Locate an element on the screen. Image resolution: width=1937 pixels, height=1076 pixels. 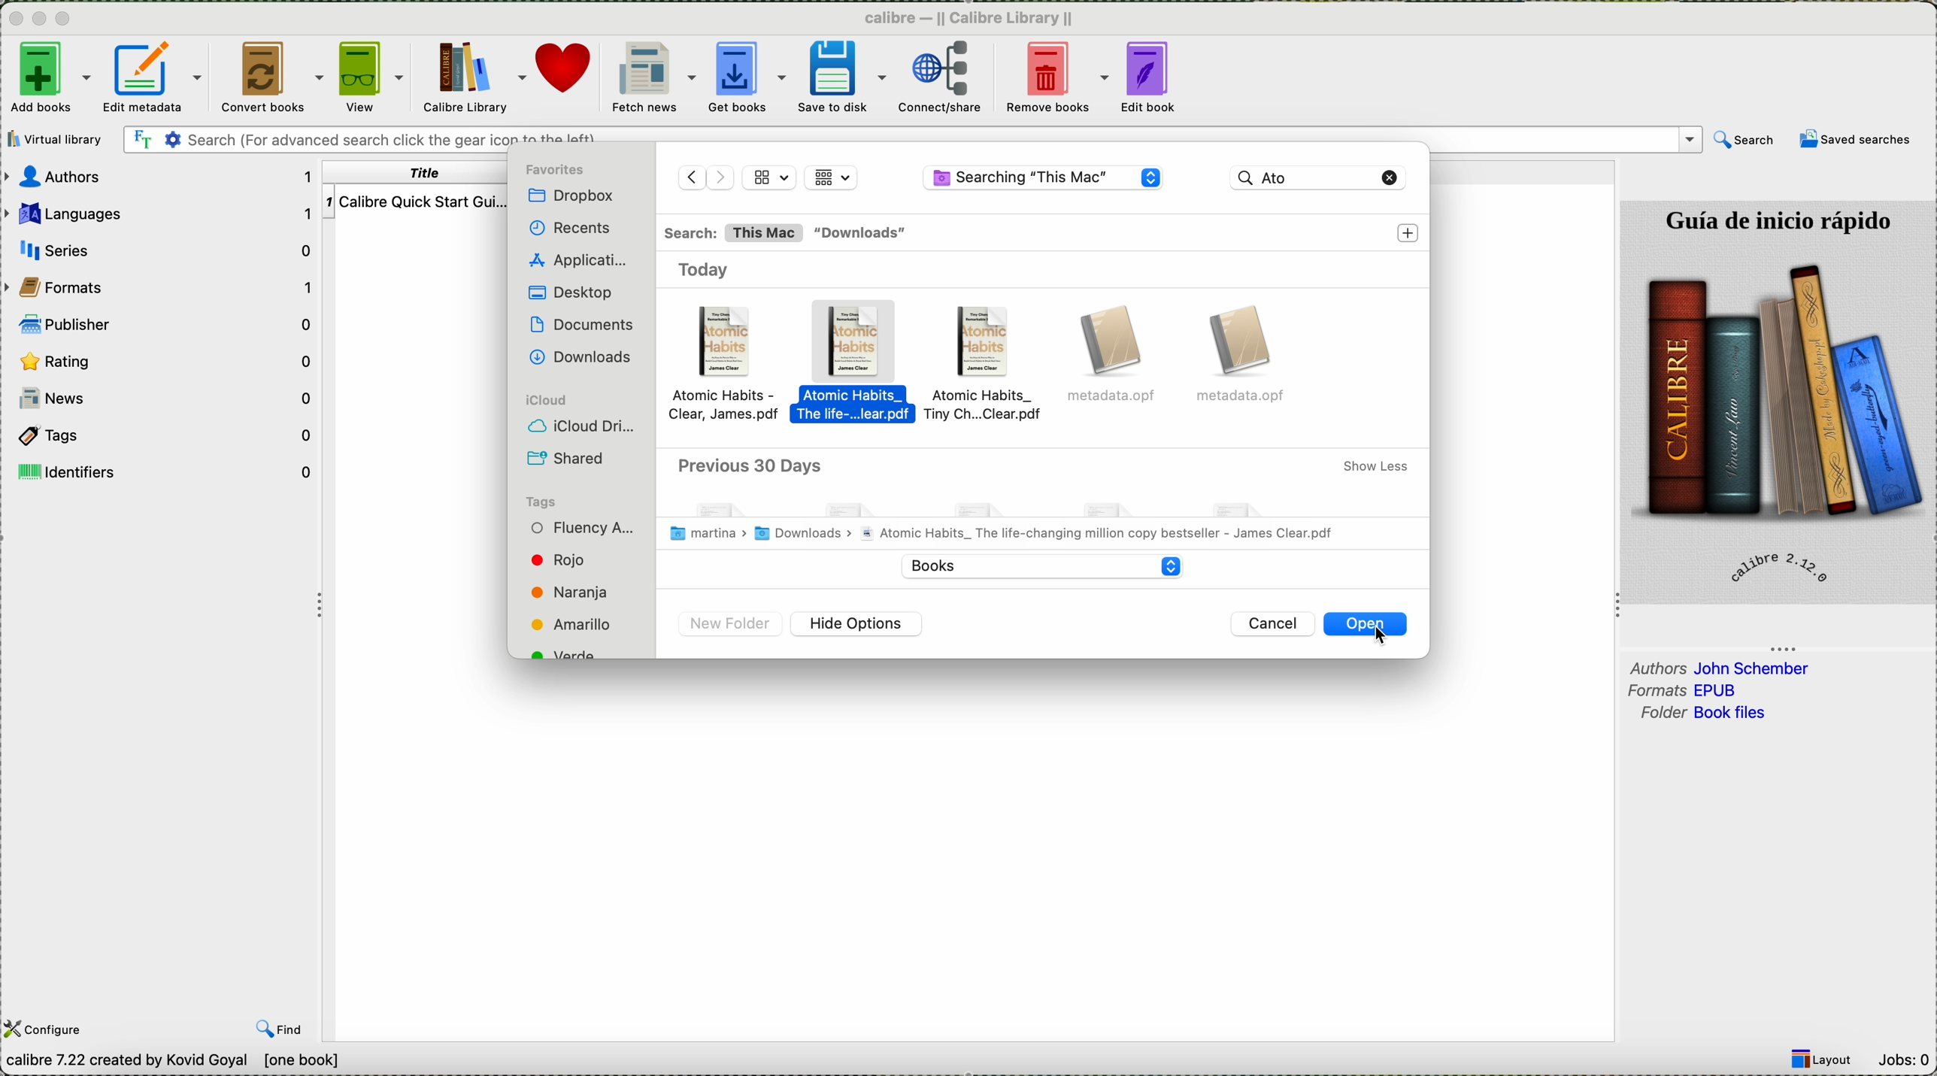
series is located at coordinates (162, 250).